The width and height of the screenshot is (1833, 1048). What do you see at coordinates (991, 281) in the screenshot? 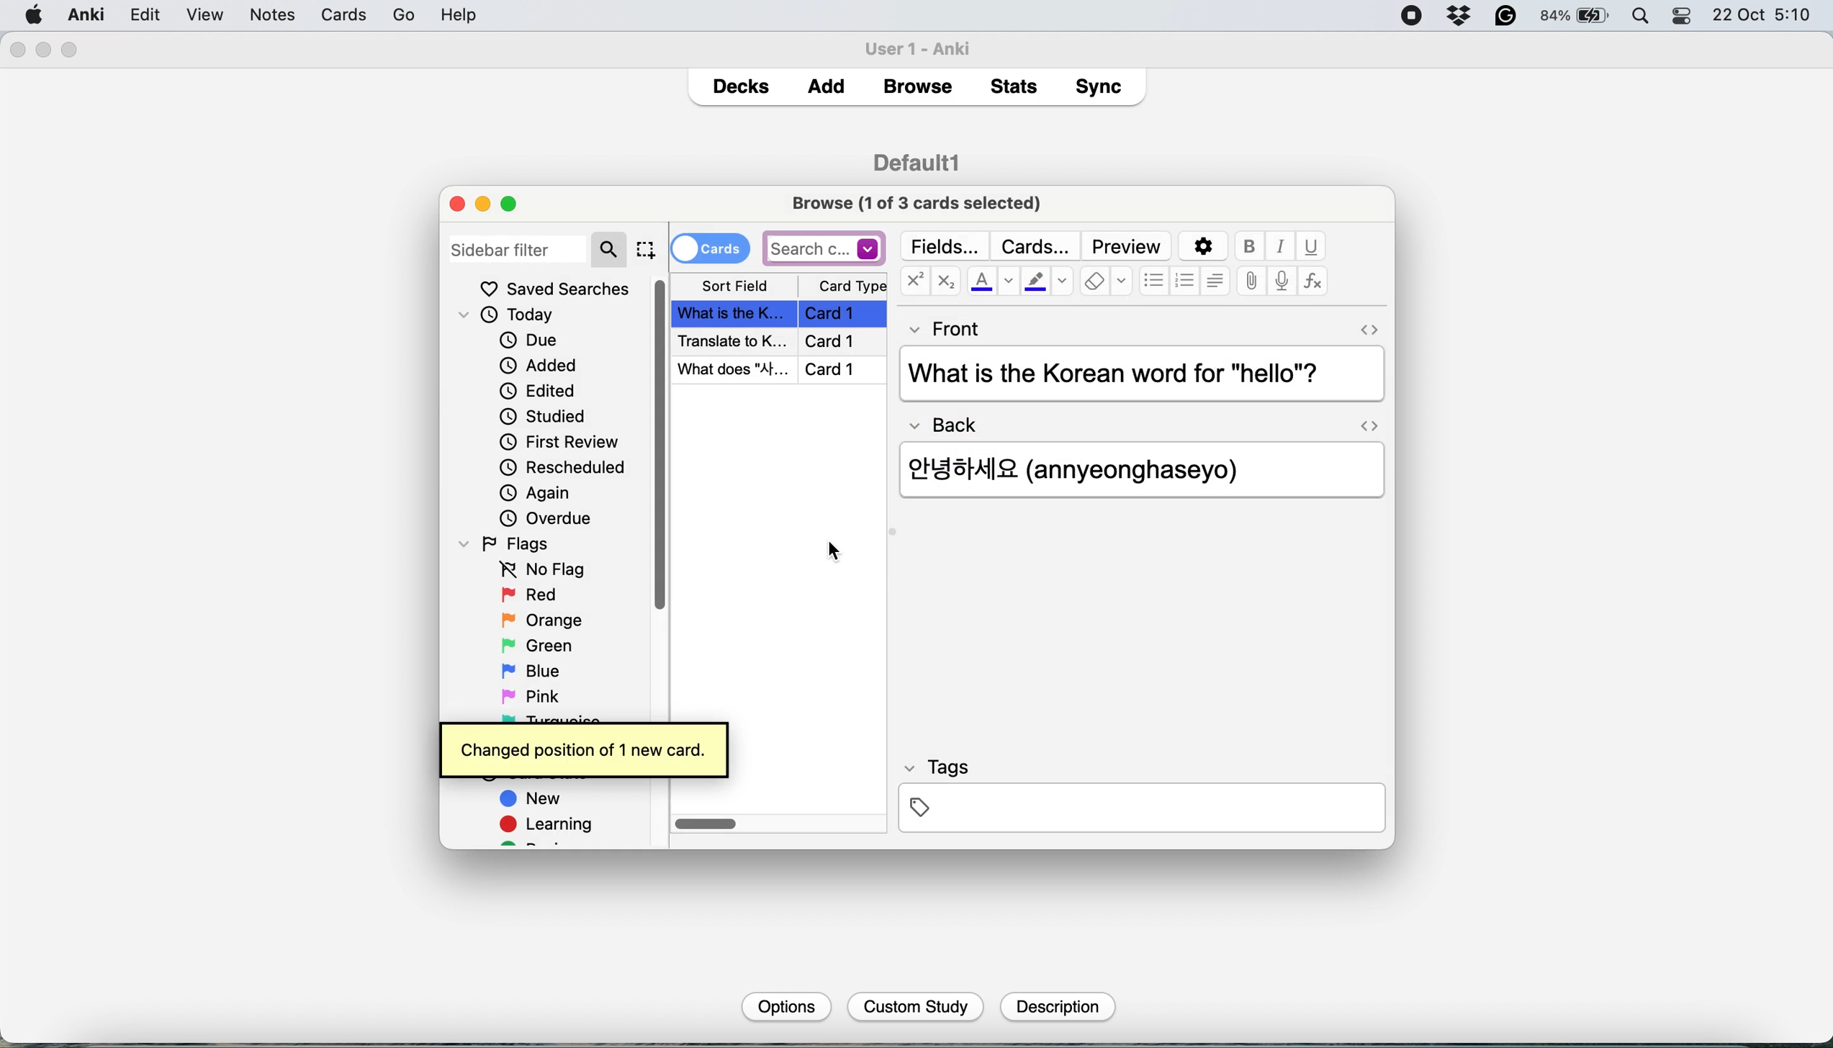
I see `text color` at bounding box center [991, 281].